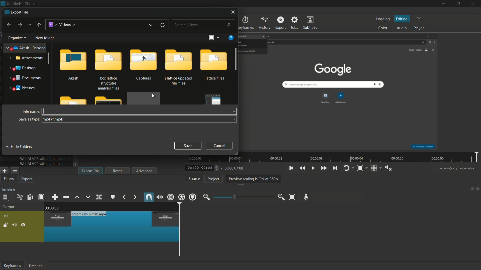 The height and width of the screenshot is (270, 481). Describe the element at coordinates (124, 197) in the screenshot. I see `previous marker` at that location.